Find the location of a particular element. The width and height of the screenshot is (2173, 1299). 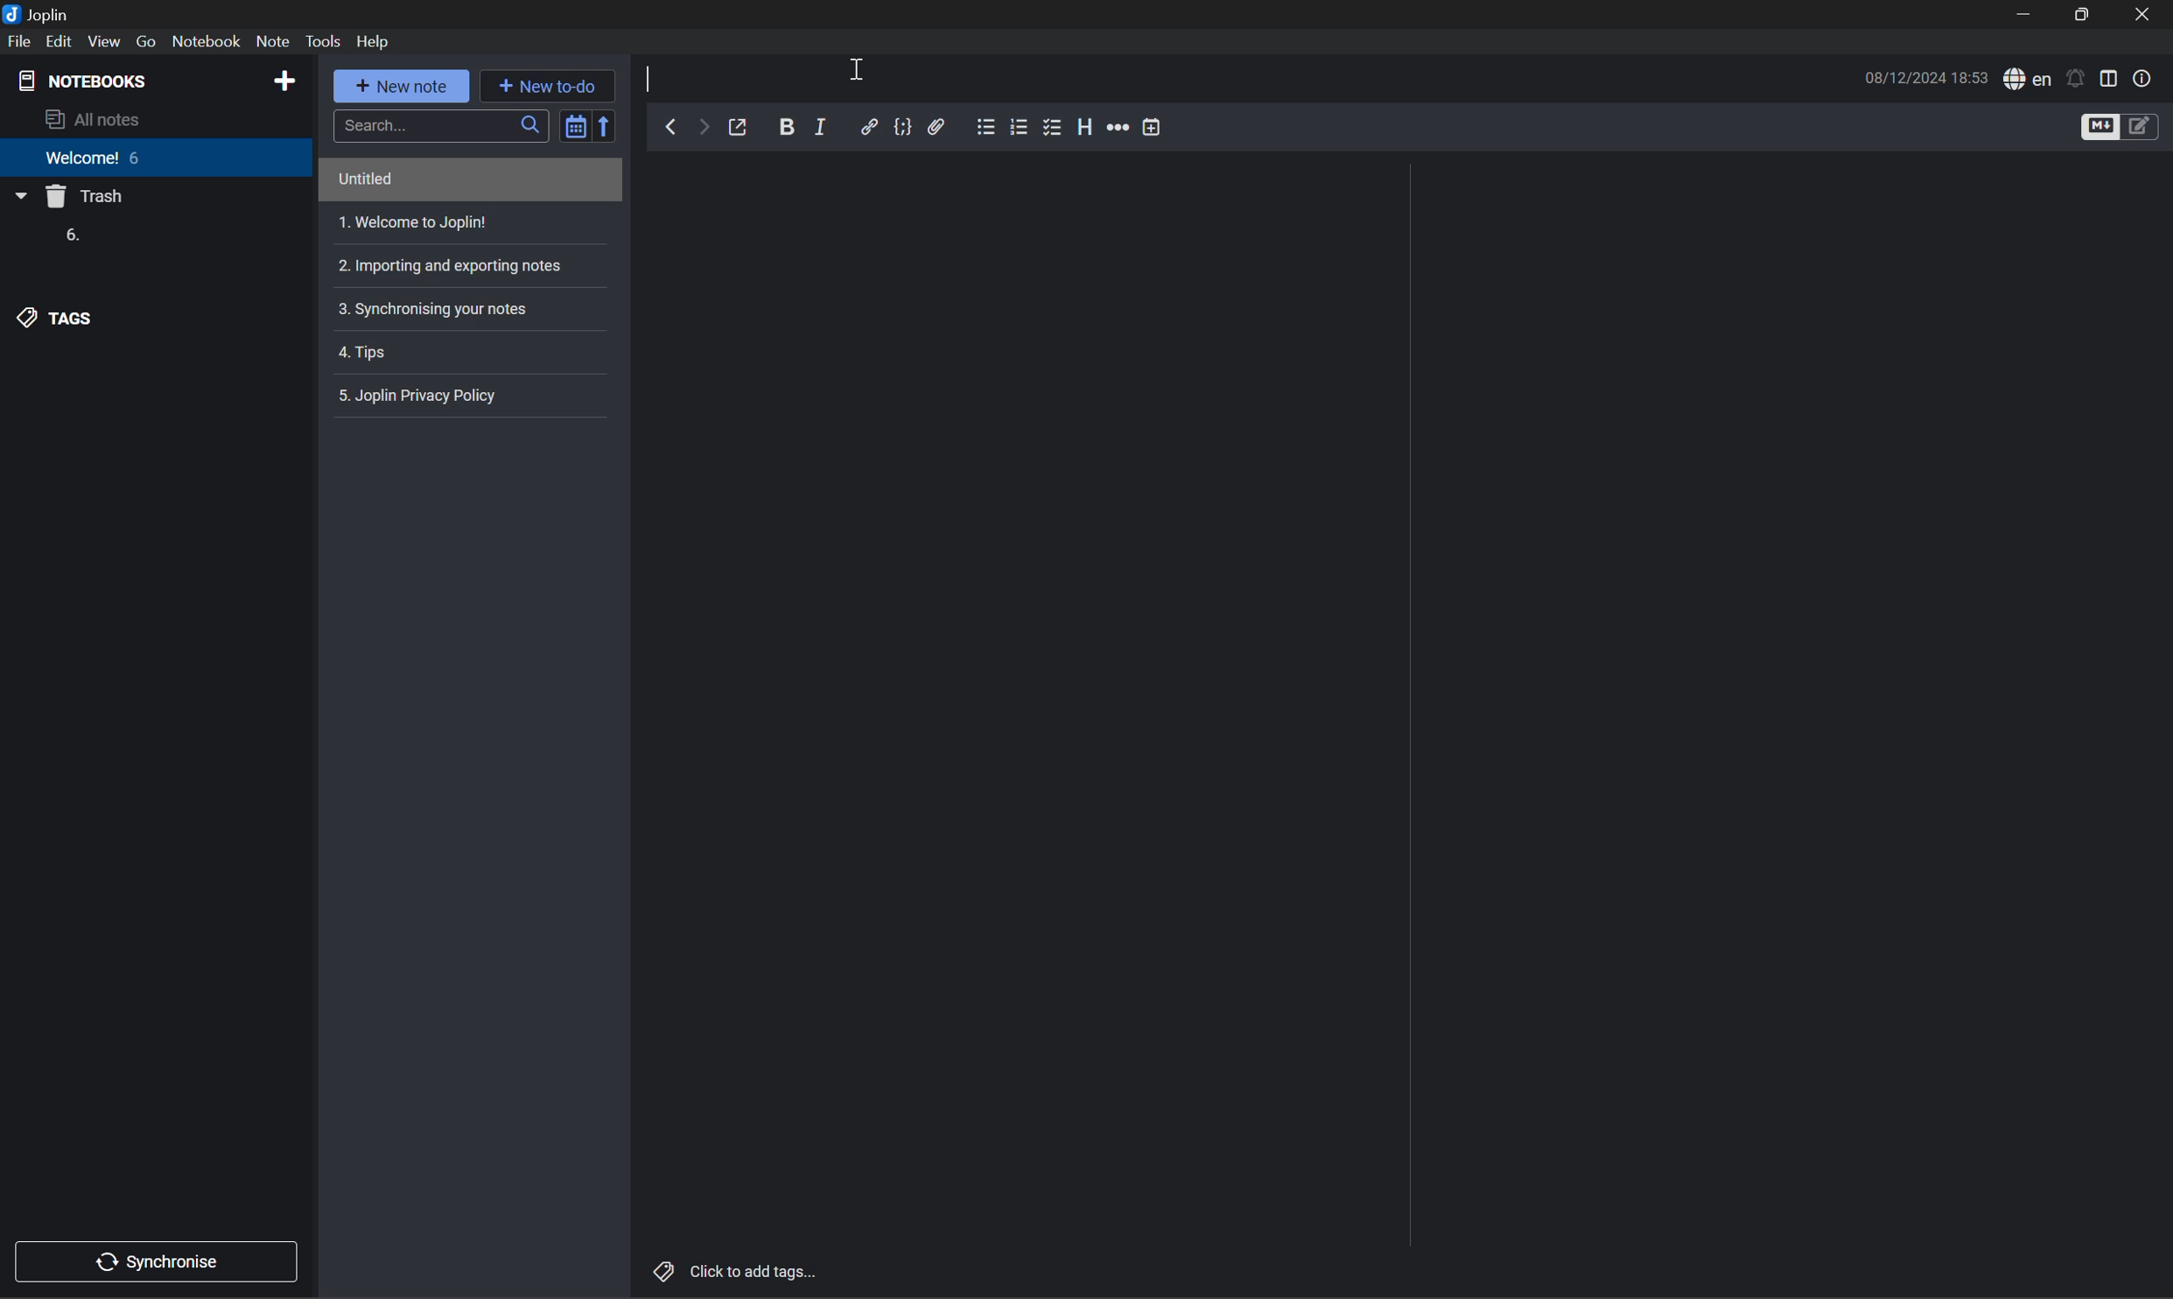

Notebook is located at coordinates (206, 41).